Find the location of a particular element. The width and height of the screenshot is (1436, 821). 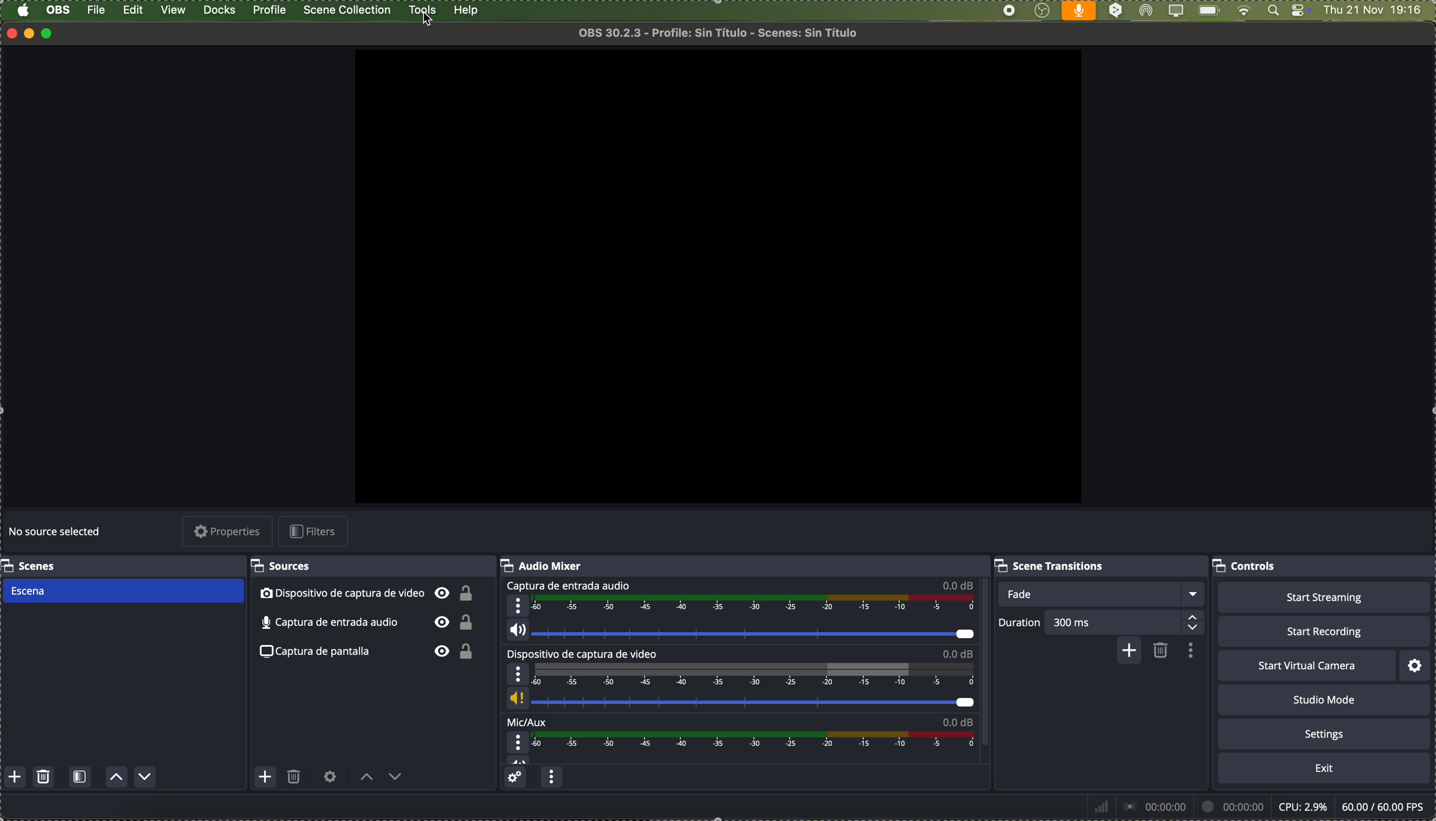

cursor is located at coordinates (430, 22).